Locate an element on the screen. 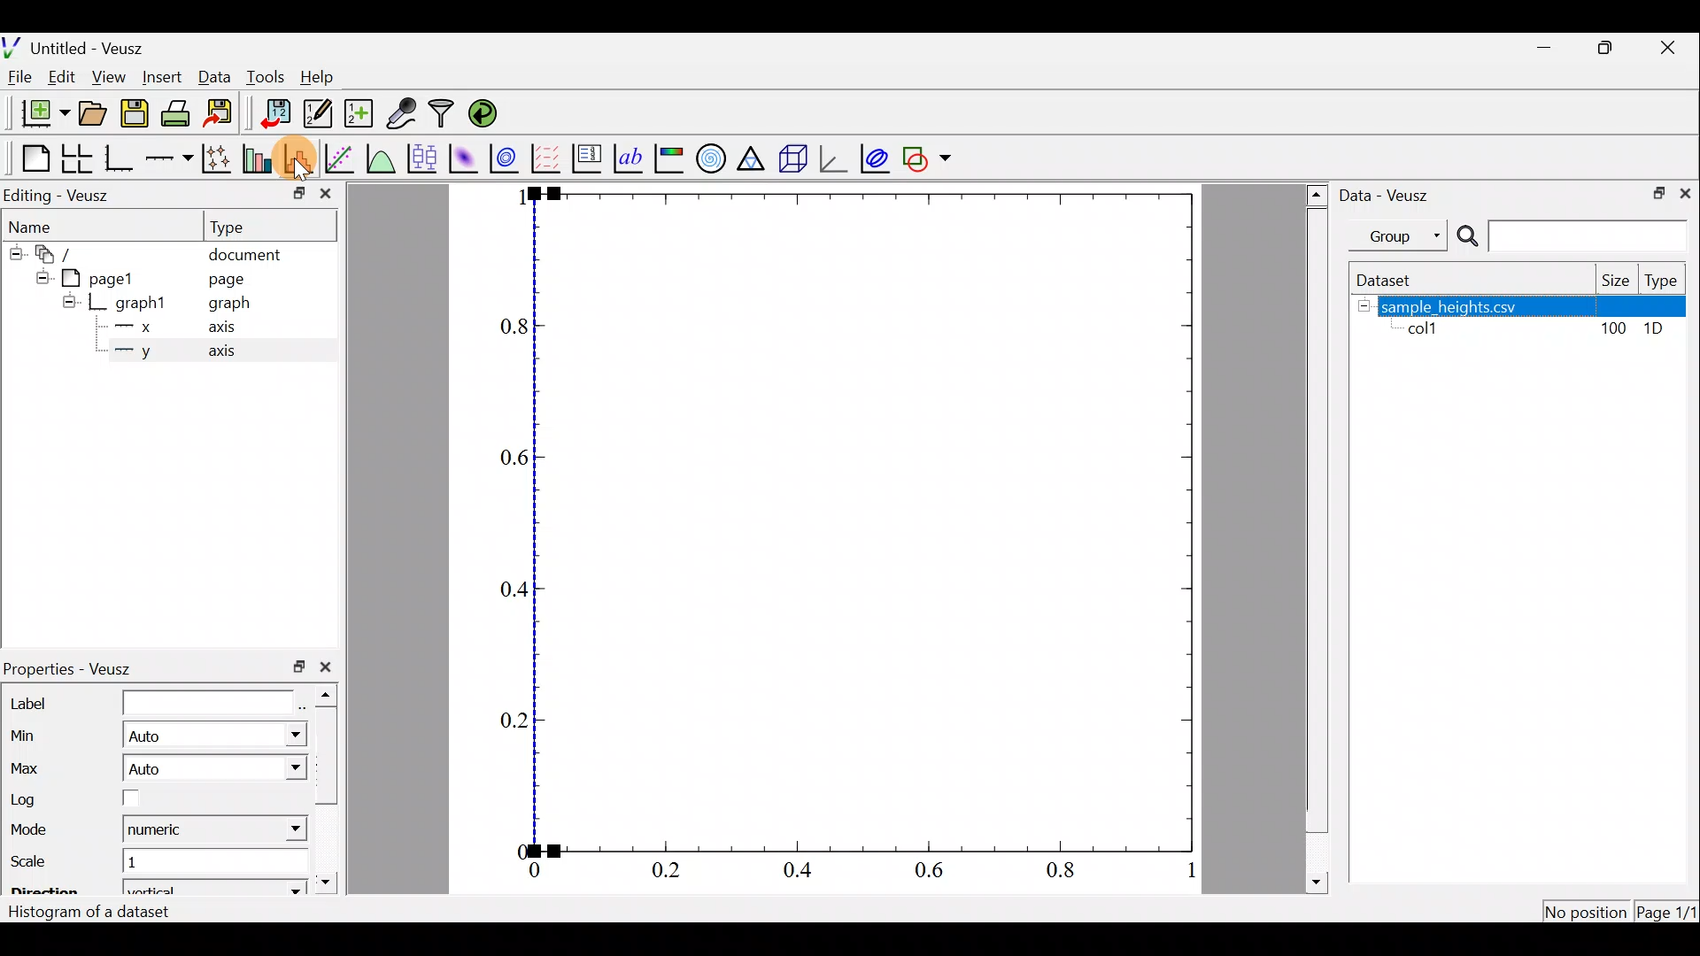  search bar is located at coordinates (1576, 235).